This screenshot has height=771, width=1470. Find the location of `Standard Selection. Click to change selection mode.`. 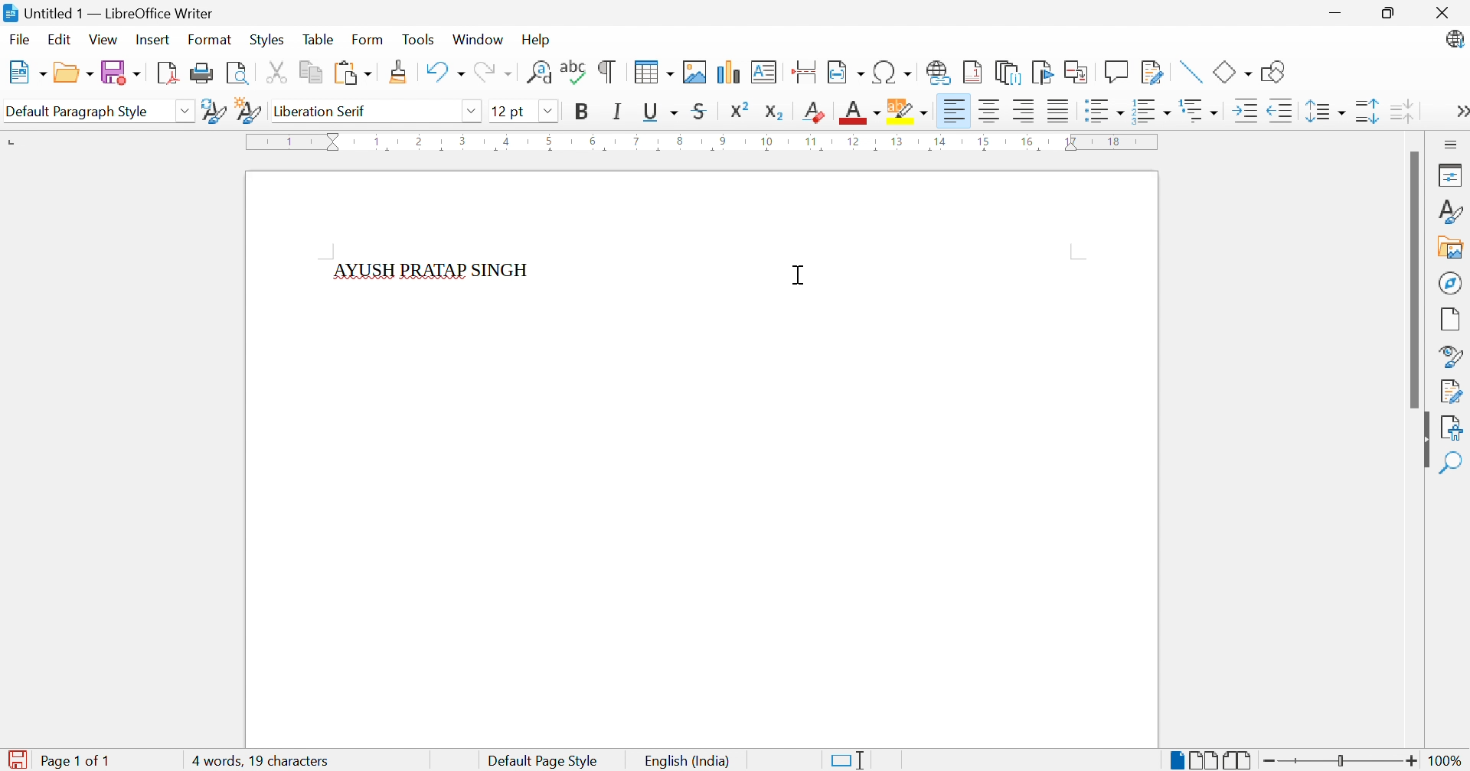

Standard Selection. Click to change selection mode. is located at coordinates (851, 760).